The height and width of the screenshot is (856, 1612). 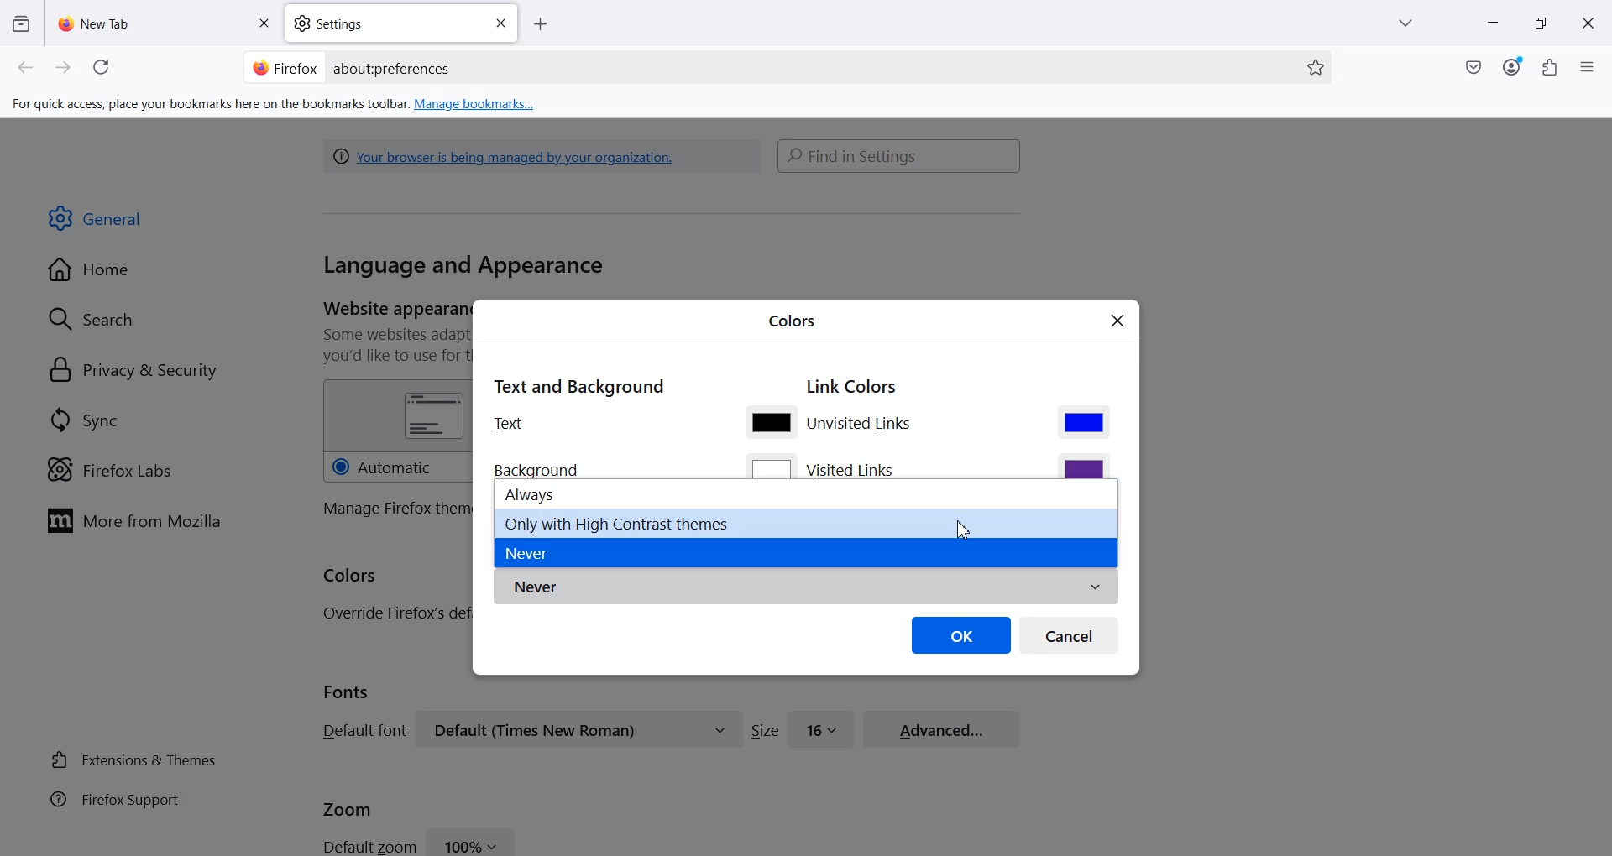 I want to click on Close, so click(x=1118, y=322).